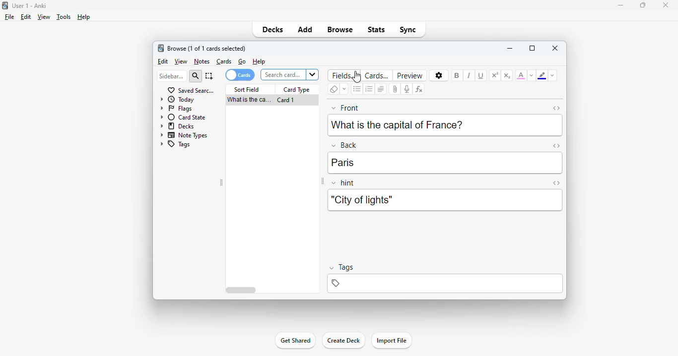  What do you see at coordinates (295, 340) in the screenshot?
I see `get shared` at bounding box center [295, 340].